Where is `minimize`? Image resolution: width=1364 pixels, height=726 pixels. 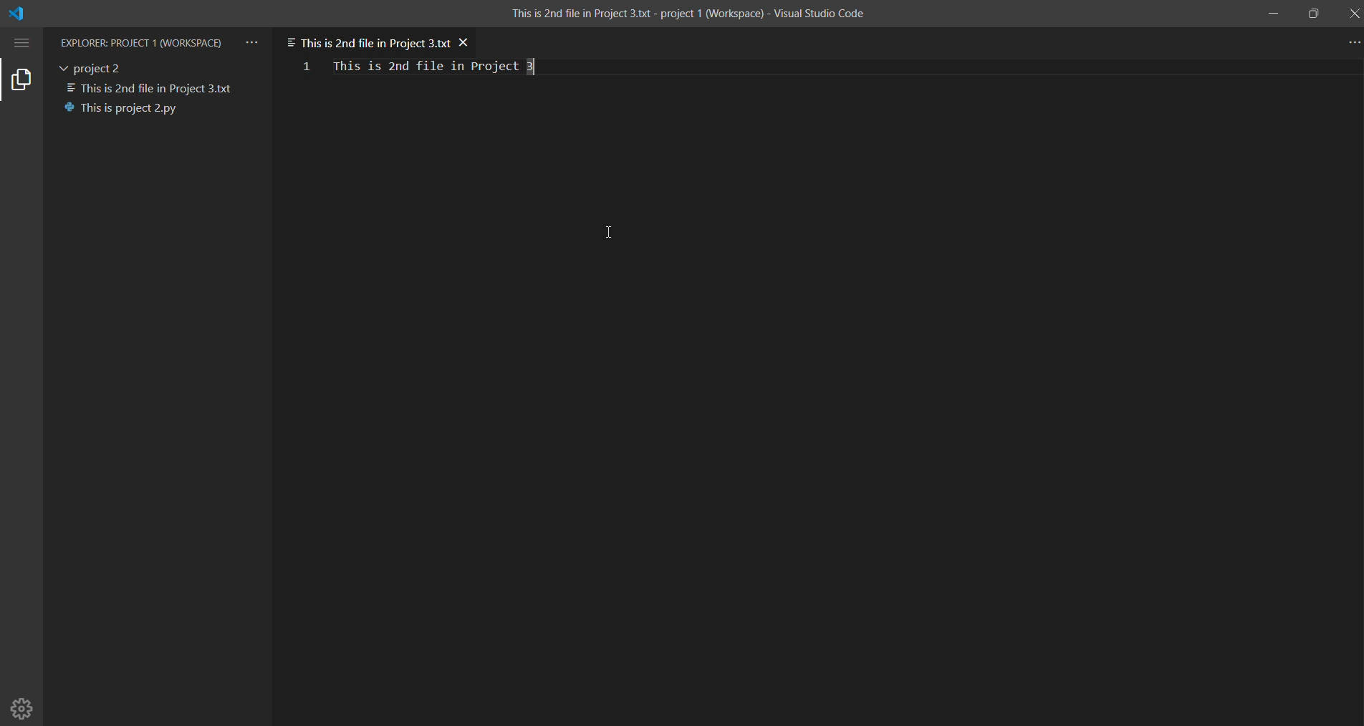 minimize is located at coordinates (1272, 14).